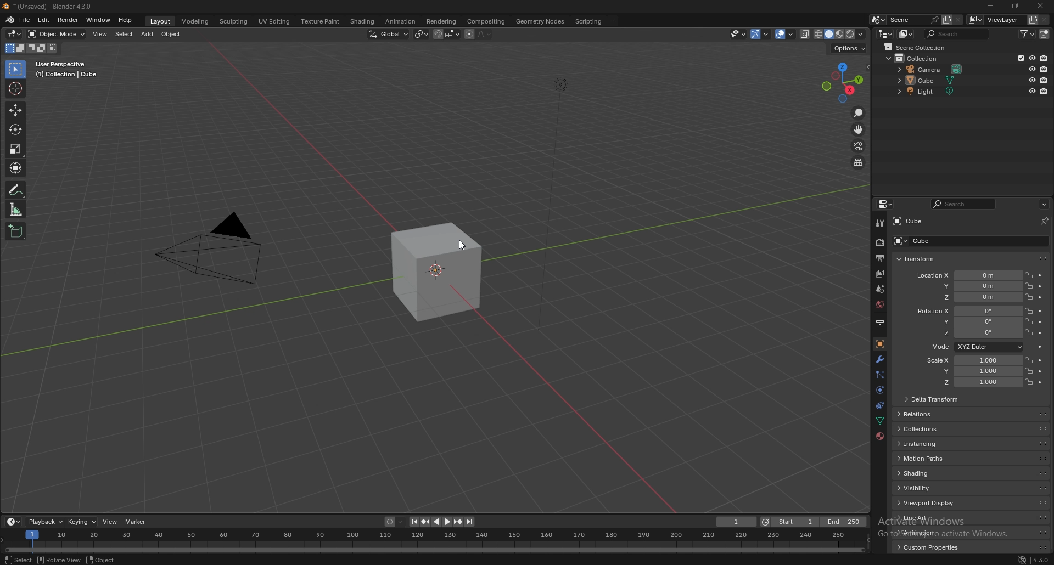 The height and width of the screenshot is (565, 1054). What do you see at coordinates (46, 522) in the screenshot?
I see `playback` at bounding box center [46, 522].